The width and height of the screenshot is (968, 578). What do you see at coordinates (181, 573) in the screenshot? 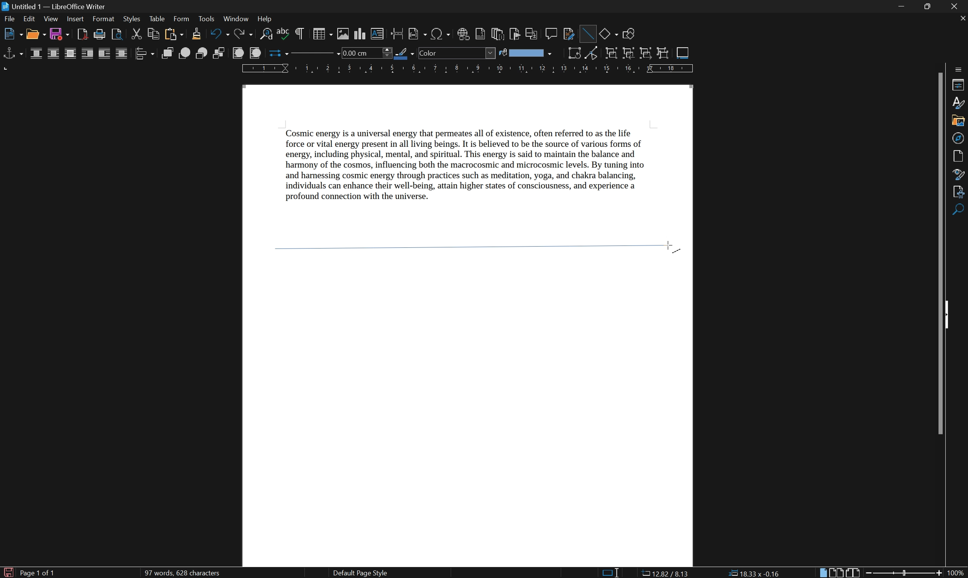
I see `97 words, 628 characters` at bounding box center [181, 573].